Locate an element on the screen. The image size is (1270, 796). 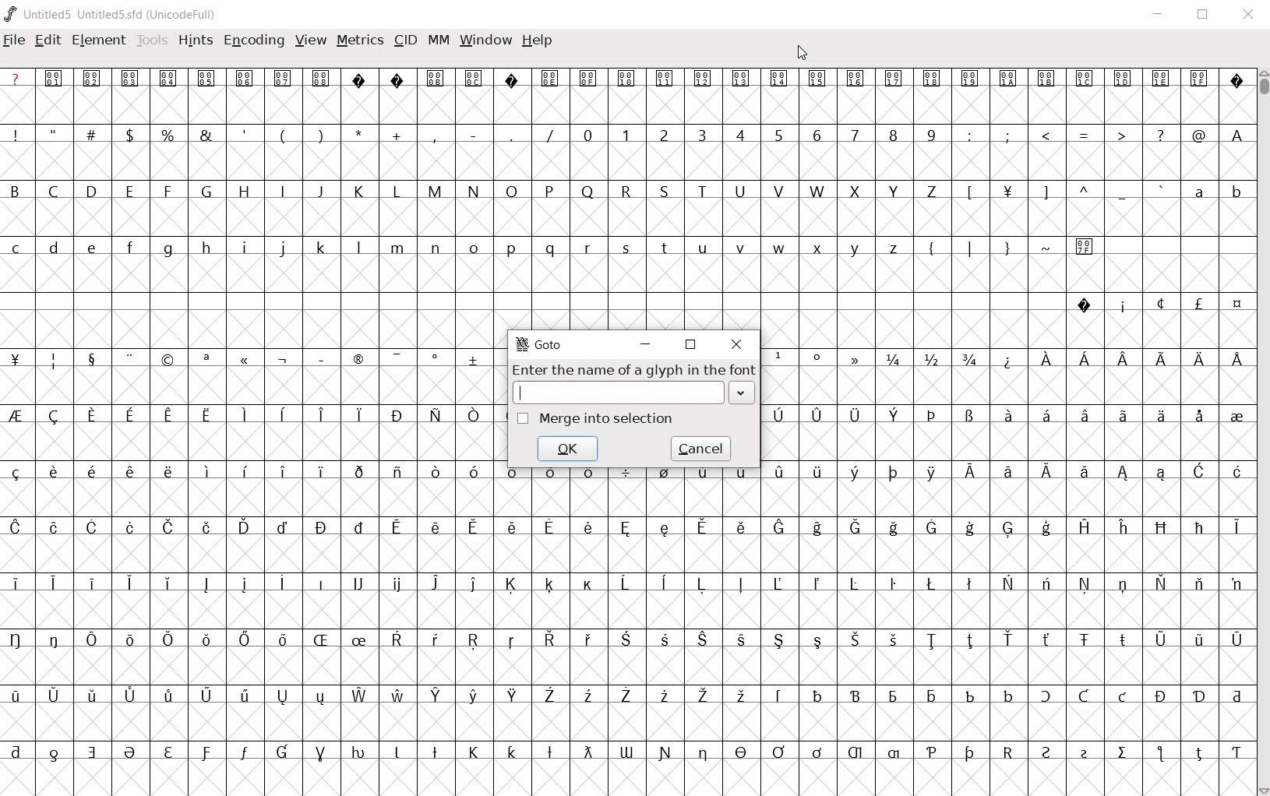
Symbol is located at coordinates (969, 417).